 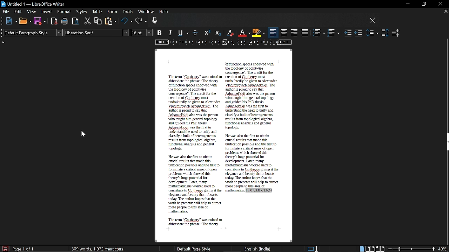 I want to click on strikethrough, so click(x=196, y=33).